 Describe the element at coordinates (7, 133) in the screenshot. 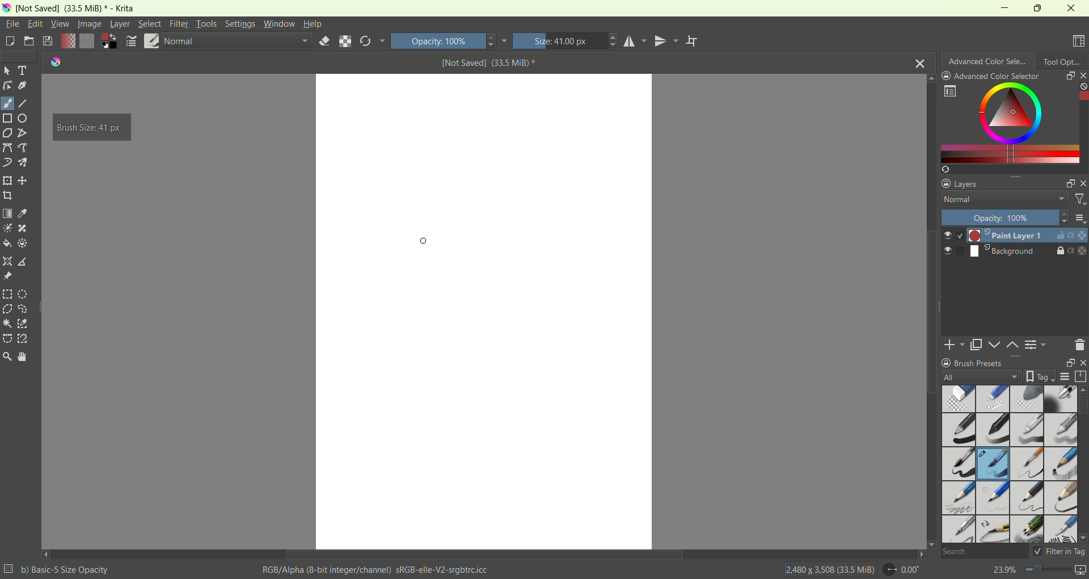

I see `polygon` at that location.